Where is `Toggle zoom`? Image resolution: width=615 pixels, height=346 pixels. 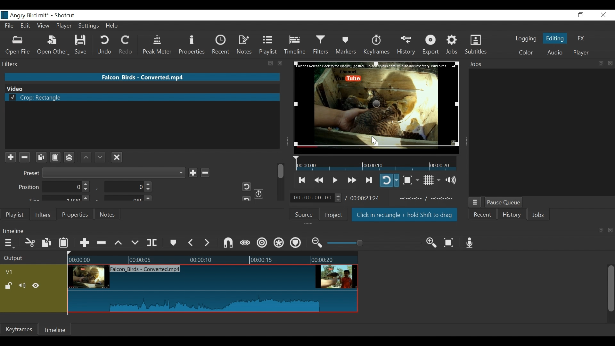 Toggle zoom is located at coordinates (411, 180).